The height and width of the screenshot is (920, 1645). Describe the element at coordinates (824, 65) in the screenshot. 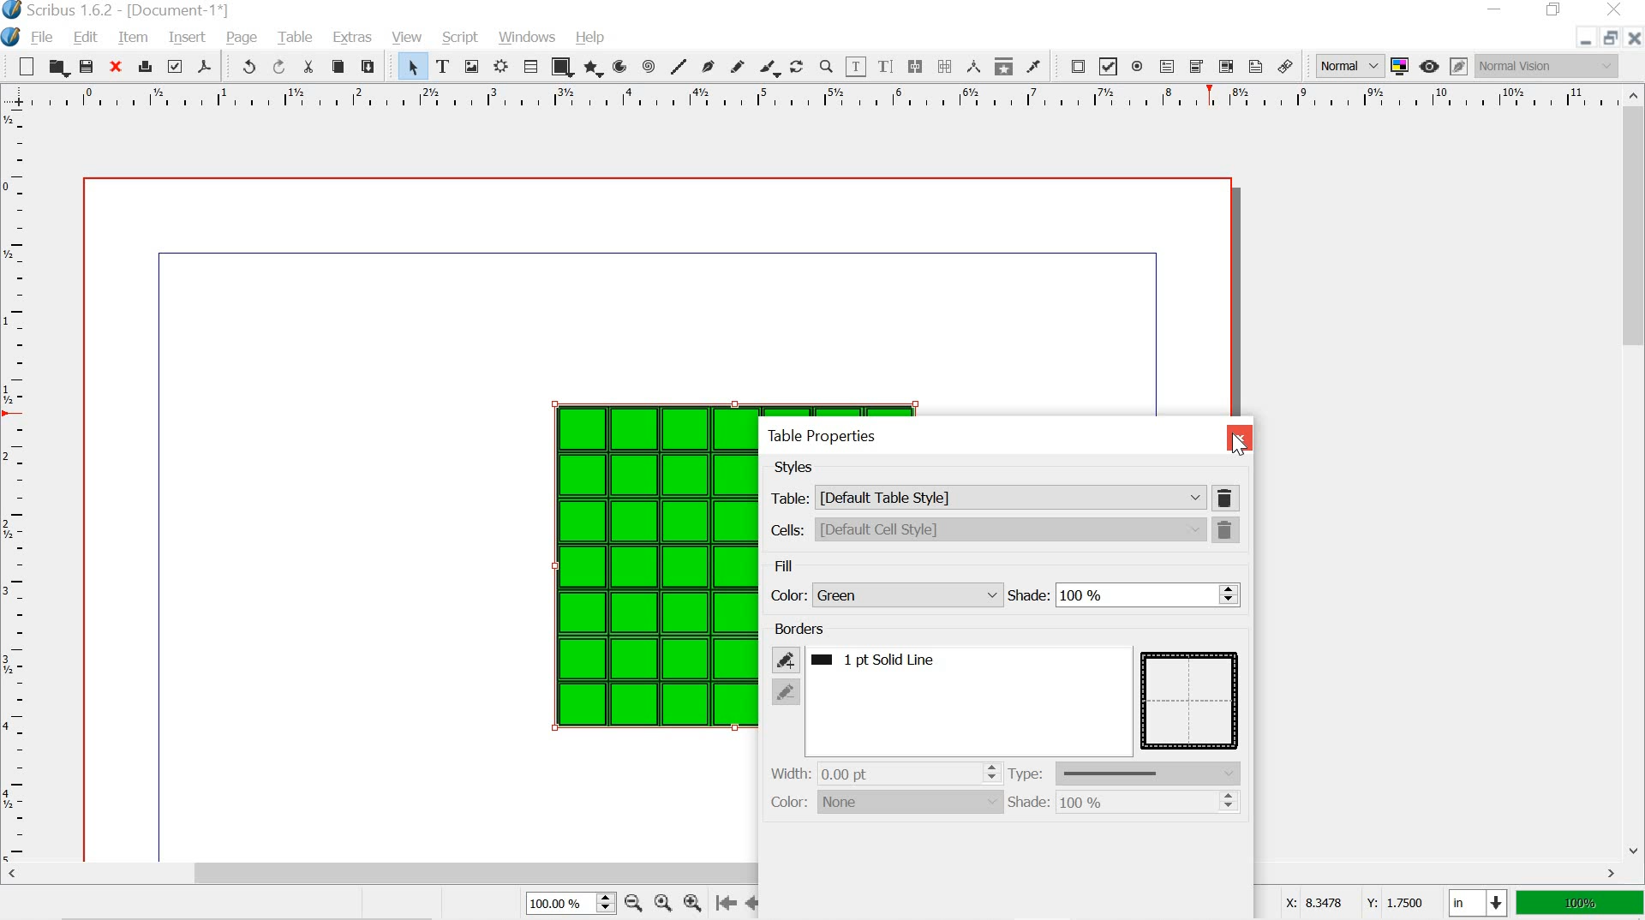

I see `zoom in or zoom out` at that location.